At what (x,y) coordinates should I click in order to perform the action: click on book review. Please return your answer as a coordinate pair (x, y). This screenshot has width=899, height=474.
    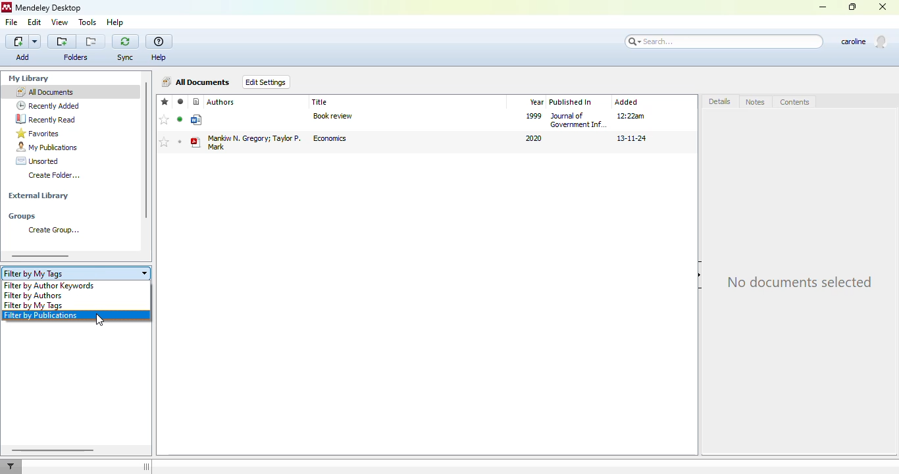
    Looking at the image, I should click on (332, 116).